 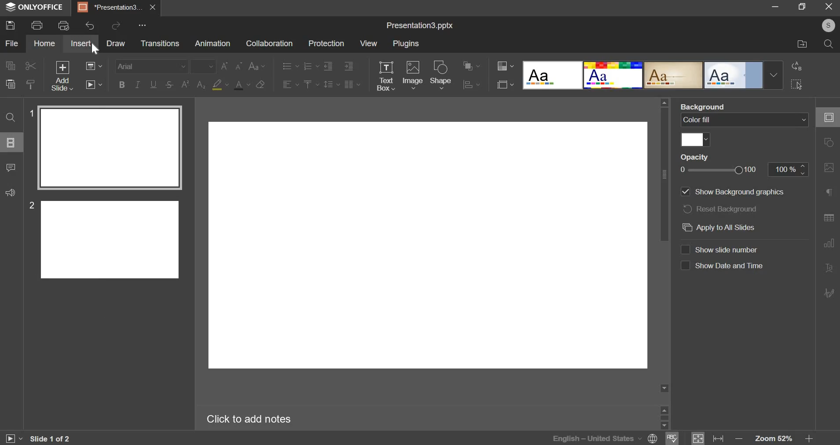 I want to click on scroll down, so click(x=664, y=426).